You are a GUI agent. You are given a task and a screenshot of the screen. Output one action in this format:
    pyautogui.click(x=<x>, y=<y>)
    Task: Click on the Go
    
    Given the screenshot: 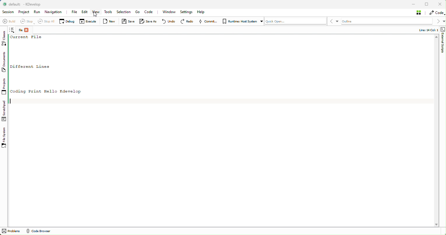 What is the action you would take?
    pyautogui.click(x=137, y=12)
    